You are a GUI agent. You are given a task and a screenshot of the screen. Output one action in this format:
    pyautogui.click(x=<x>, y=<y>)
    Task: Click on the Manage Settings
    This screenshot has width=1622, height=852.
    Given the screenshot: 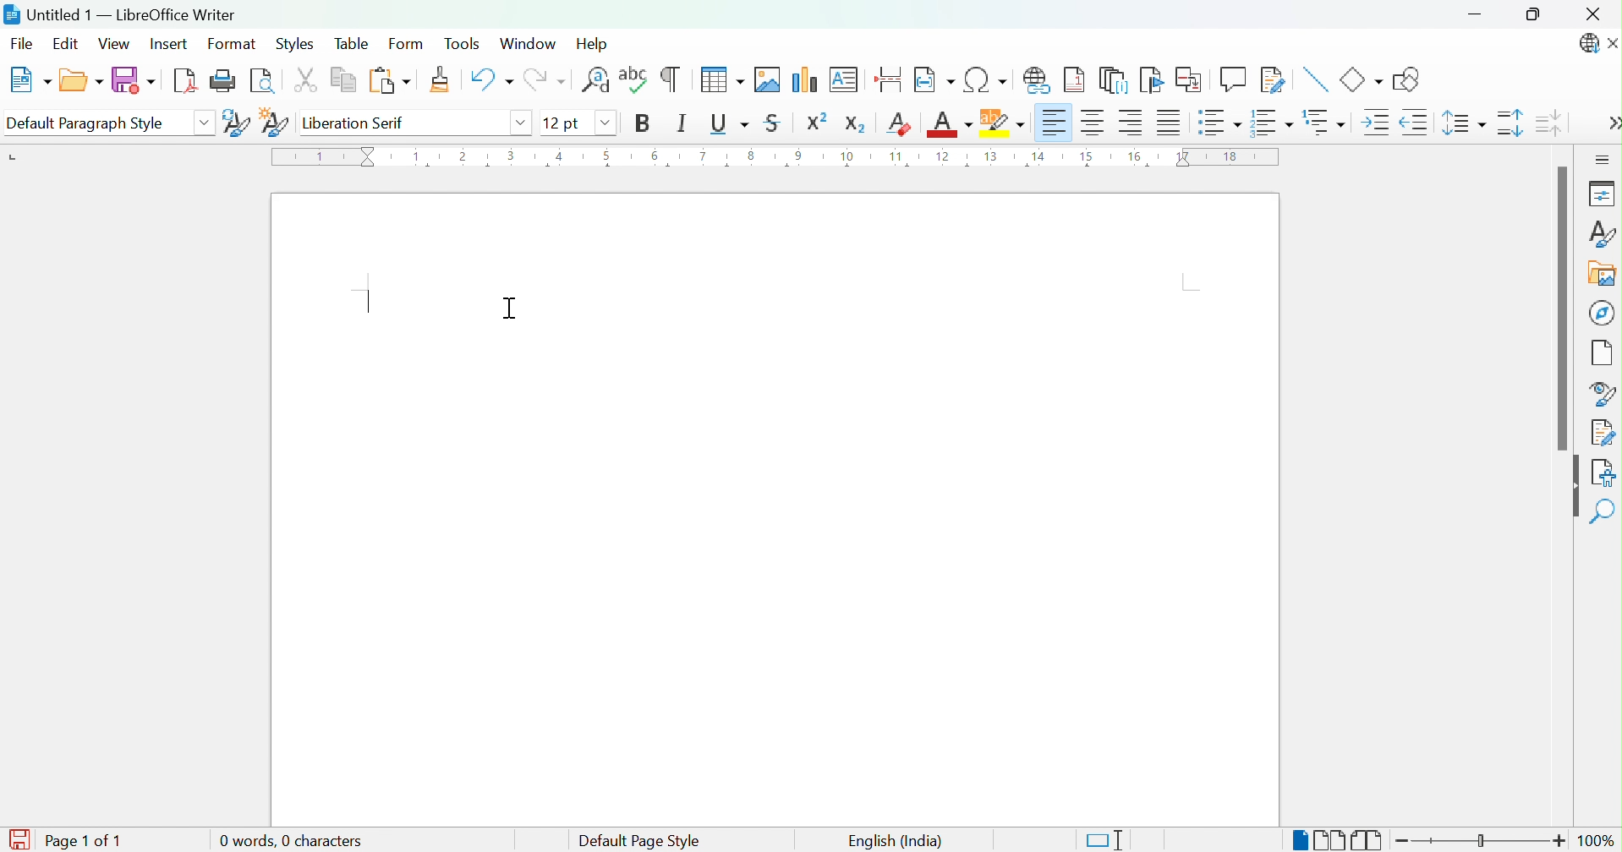 What is the action you would take?
    pyautogui.click(x=1603, y=431)
    